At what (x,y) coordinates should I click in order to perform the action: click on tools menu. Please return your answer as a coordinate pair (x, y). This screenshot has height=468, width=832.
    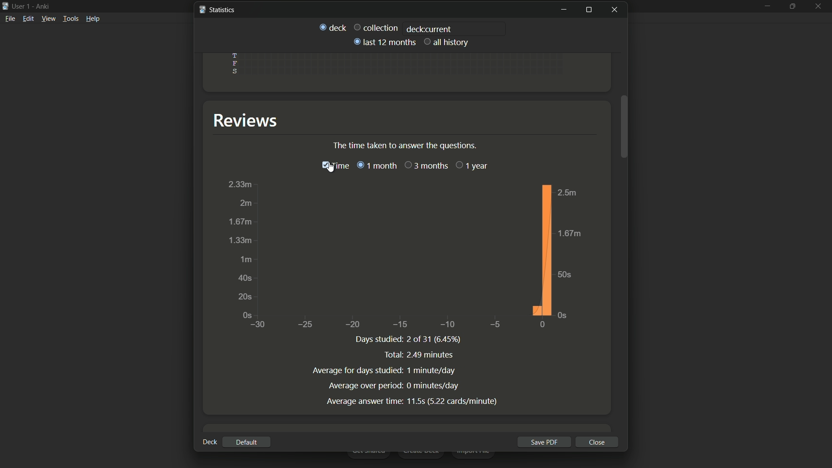
    Looking at the image, I should click on (71, 18).